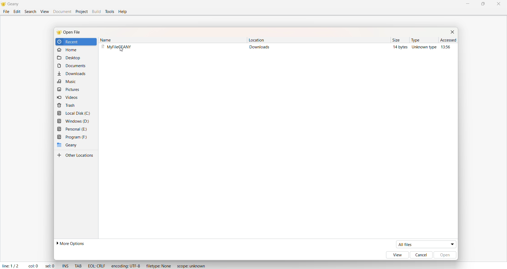  What do you see at coordinates (398, 47) in the screenshot?
I see `14 bytes` at bounding box center [398, 47].